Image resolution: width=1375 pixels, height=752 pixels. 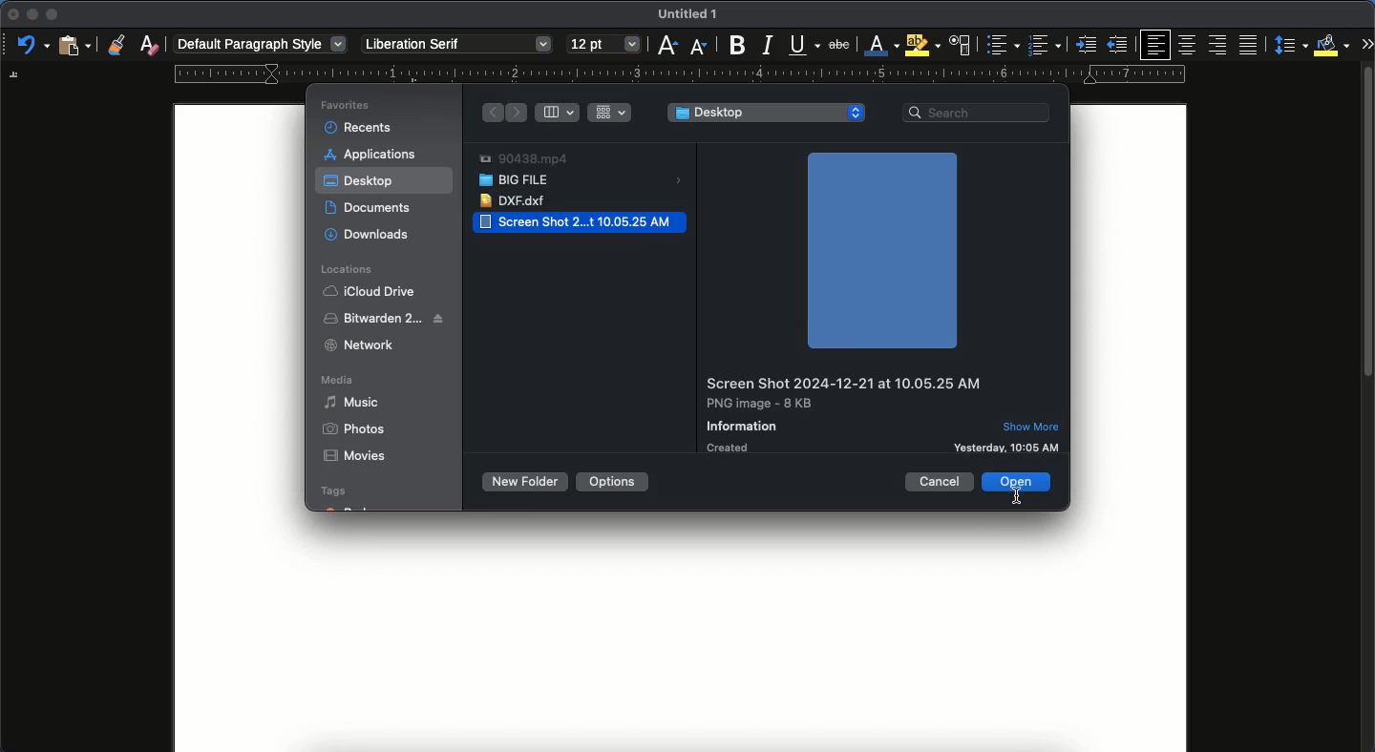 What do you see at coordinates (517, 200) in the screenshot?
I see `dxf` at bounding box center [517, 200].